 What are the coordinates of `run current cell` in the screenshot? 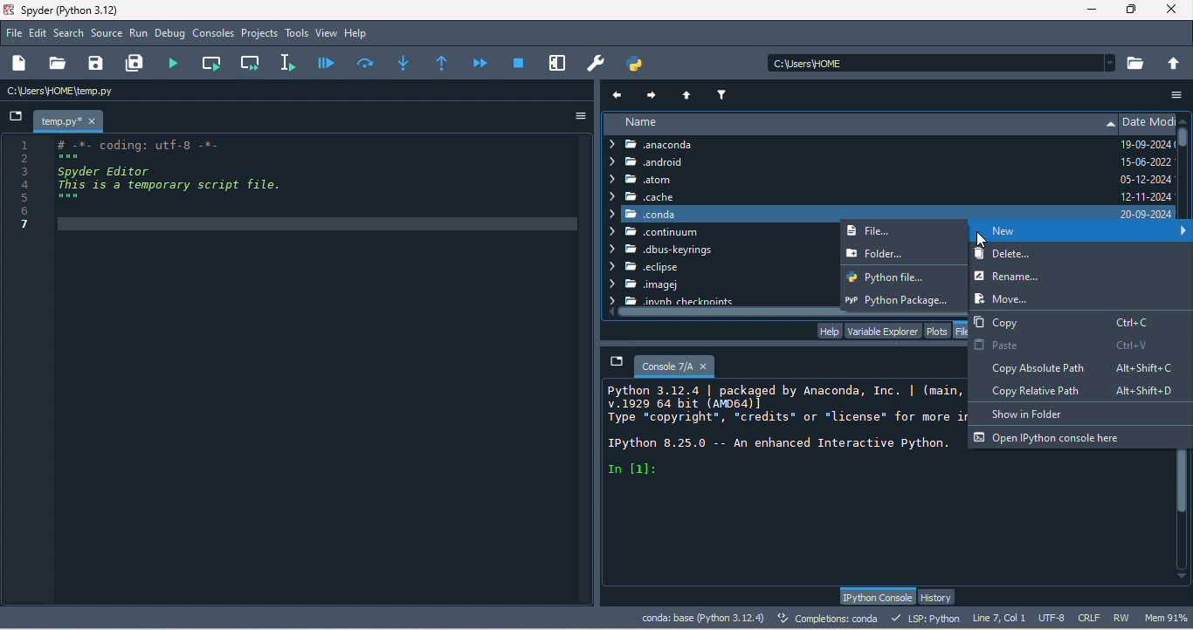 It's located at (214, 63).